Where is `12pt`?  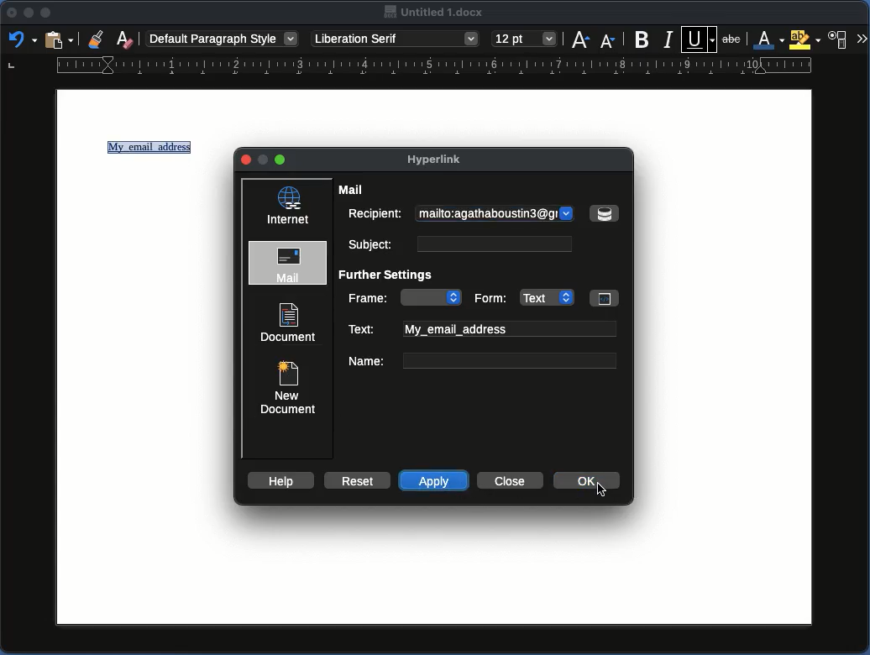 12pt is located at coordinates (525, 38).